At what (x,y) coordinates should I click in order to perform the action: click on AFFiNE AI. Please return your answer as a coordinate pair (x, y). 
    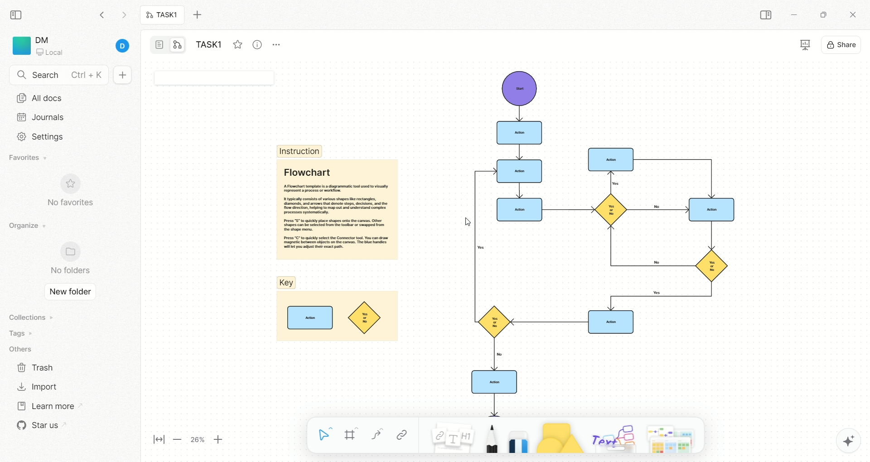
    Looking at the image, I should click on (839, 438).